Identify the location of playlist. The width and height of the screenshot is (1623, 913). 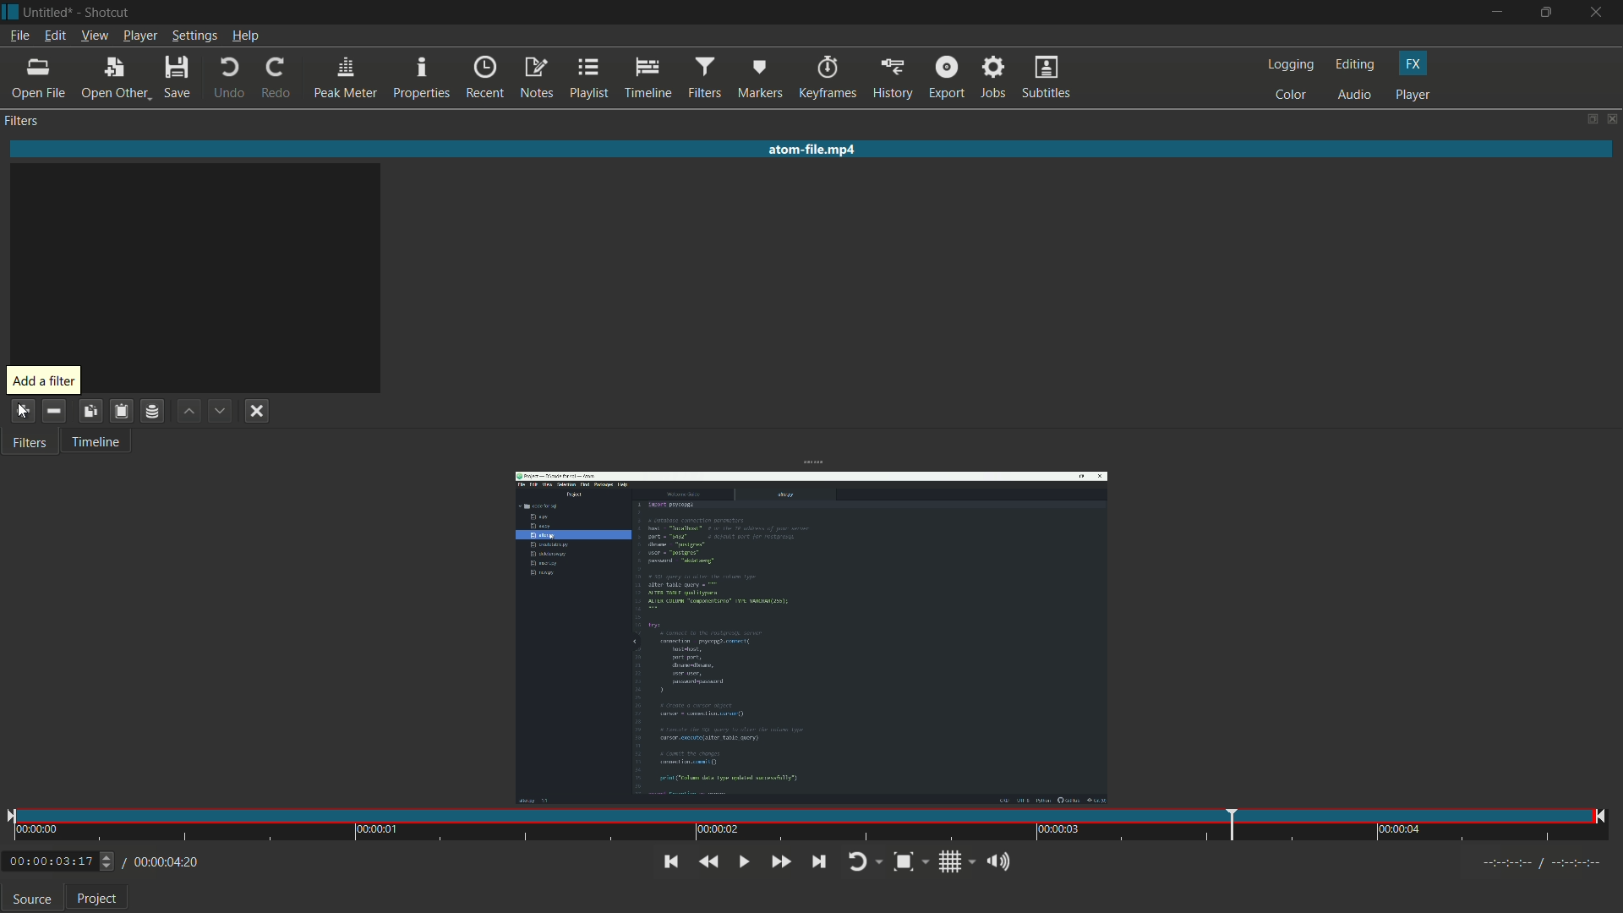
(589, 79).